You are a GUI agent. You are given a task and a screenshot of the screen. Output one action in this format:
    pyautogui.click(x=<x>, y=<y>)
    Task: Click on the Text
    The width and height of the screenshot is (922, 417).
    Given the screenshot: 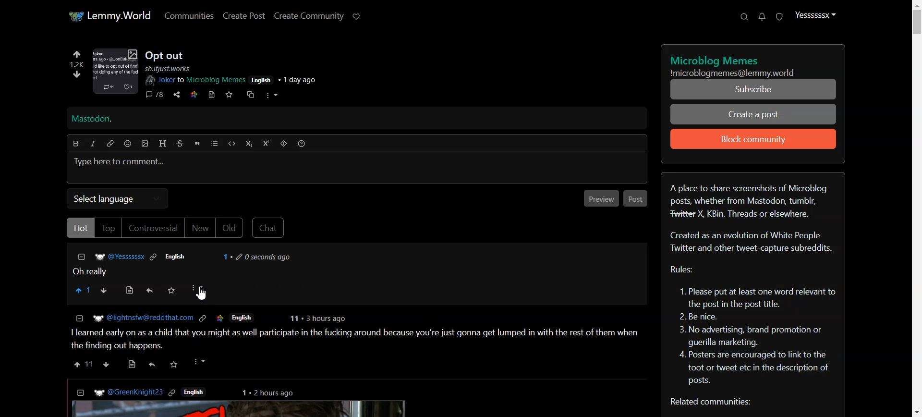 What is the action you would take?
    pyautogui.click(x=754, y=290)
    